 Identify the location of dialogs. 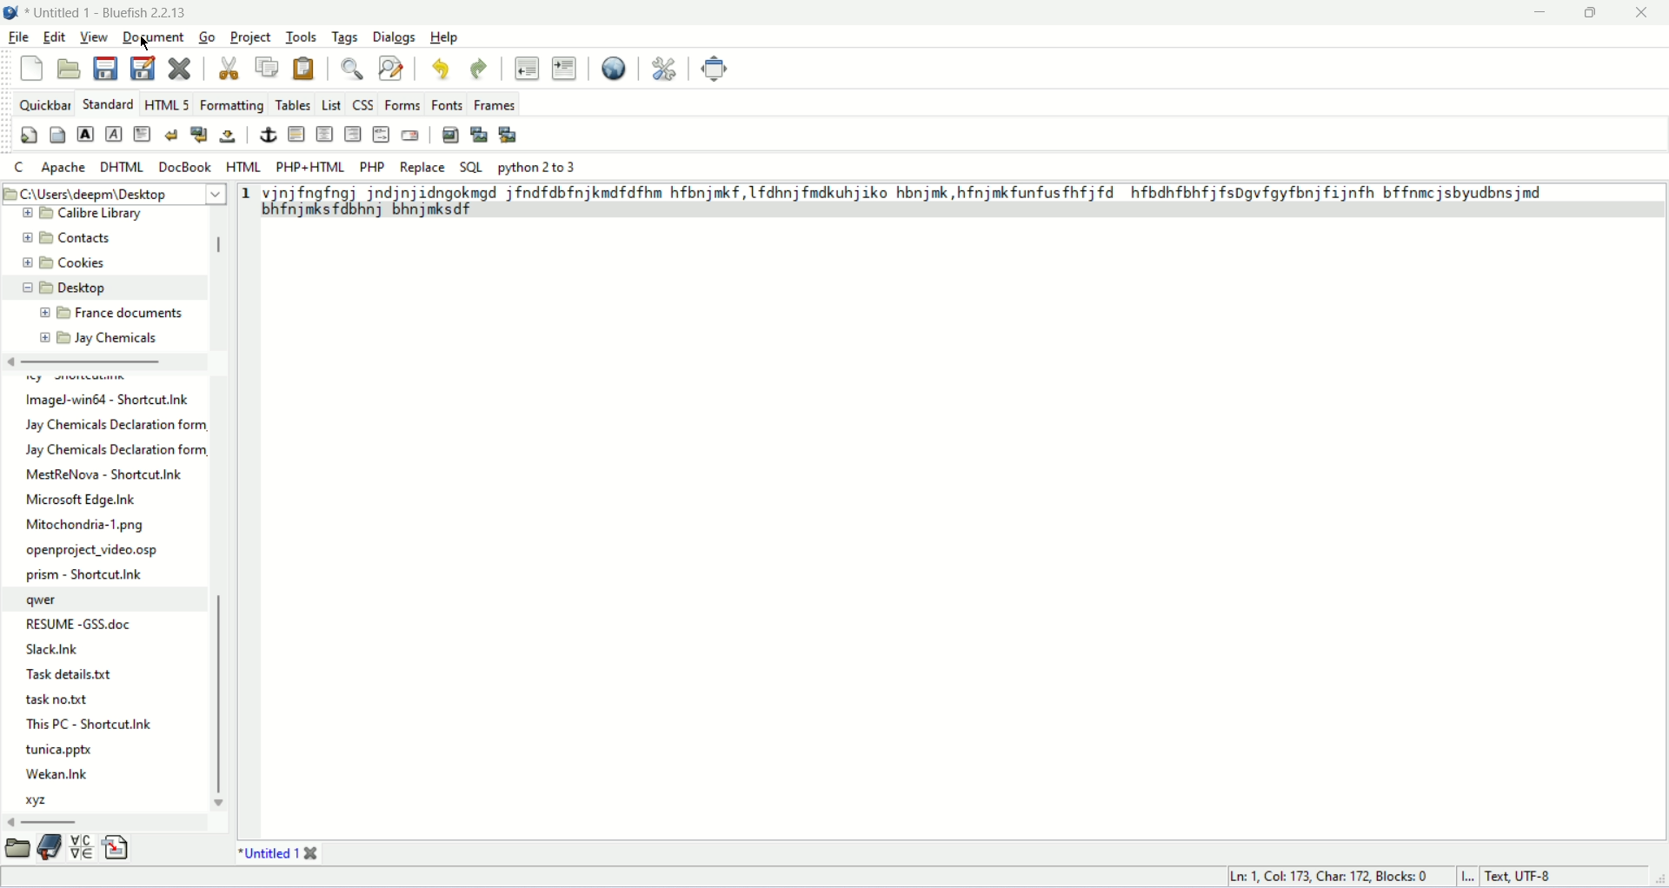
(395, 38).